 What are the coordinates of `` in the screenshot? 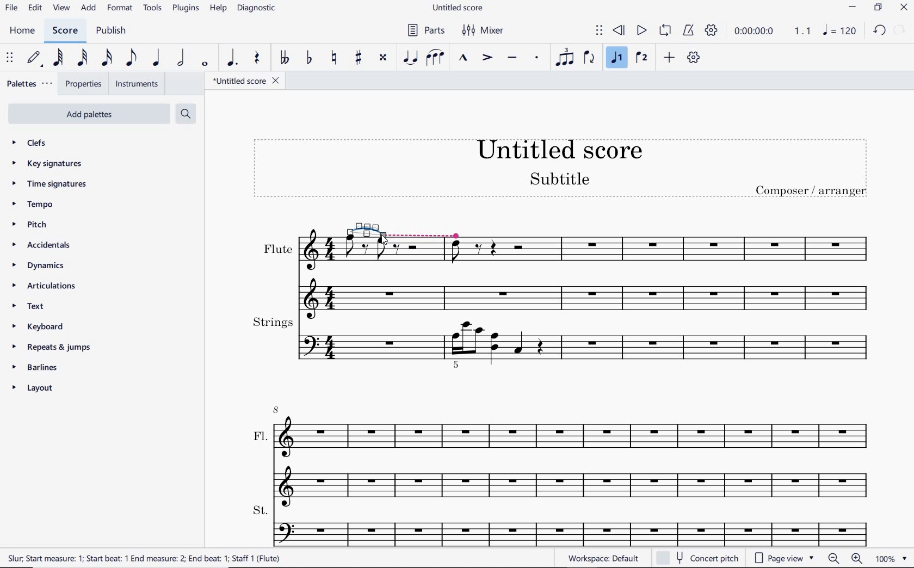 It's located at (293, 269).